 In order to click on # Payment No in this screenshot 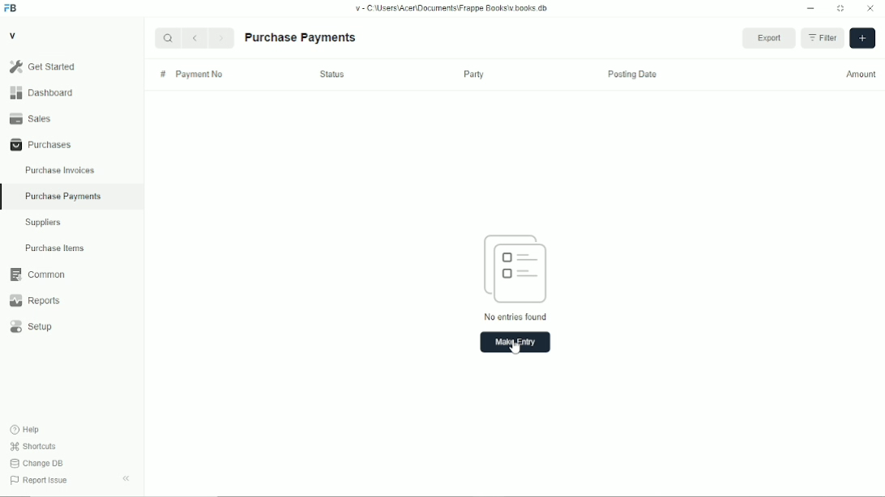, I will do `click(192, 74)`.